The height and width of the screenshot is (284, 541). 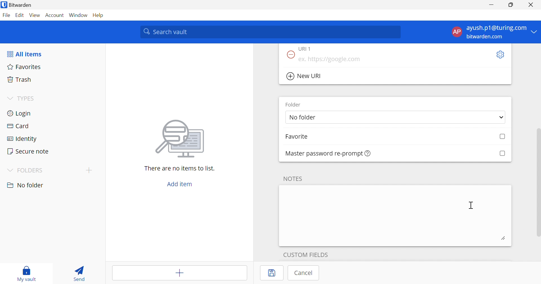 What do you see at coordinates (296, 137) in the screenshot?
I see `Favorite` at bounding box center [296, 137].